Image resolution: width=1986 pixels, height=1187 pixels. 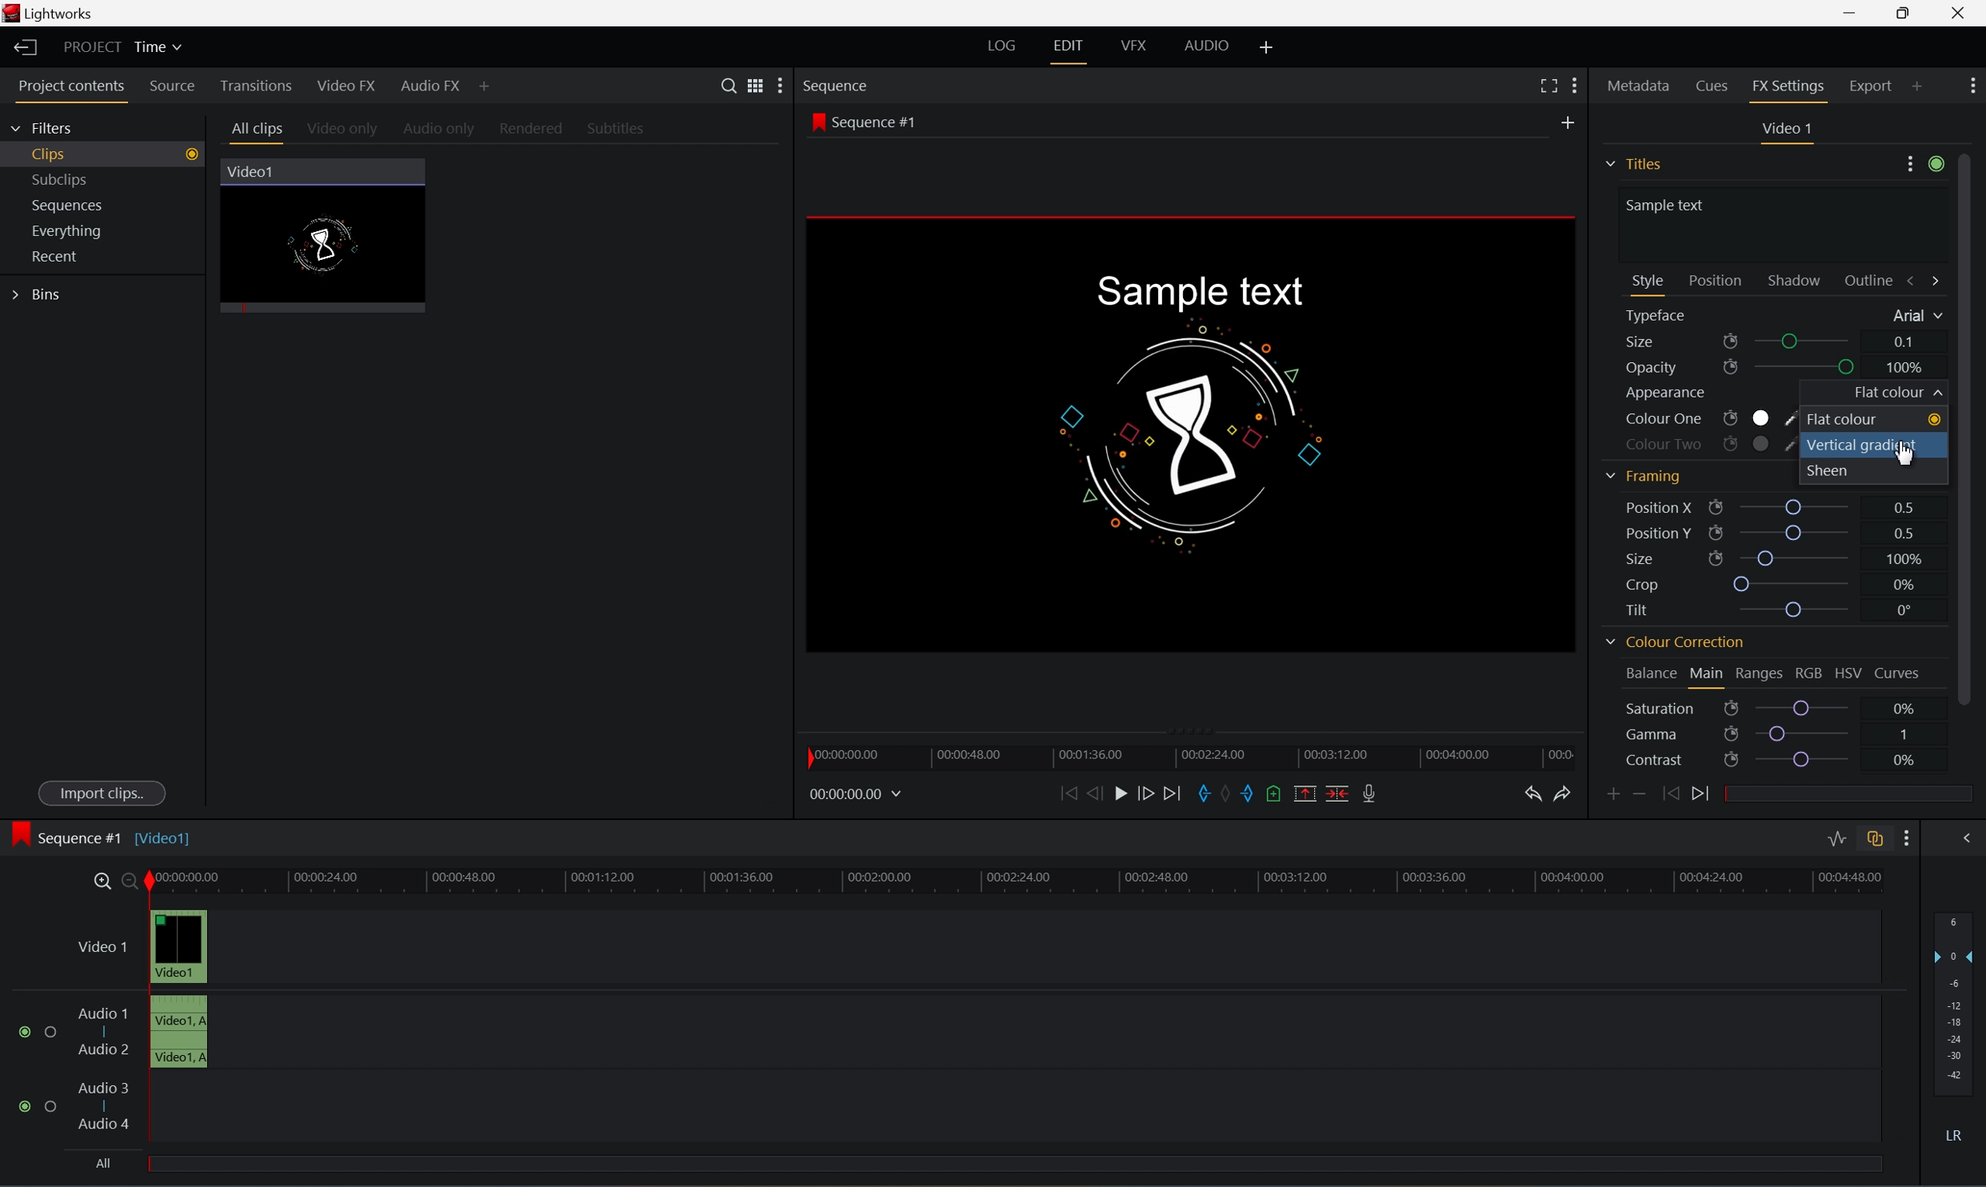 I want to click on appearance, so click(x=1667, y=394).